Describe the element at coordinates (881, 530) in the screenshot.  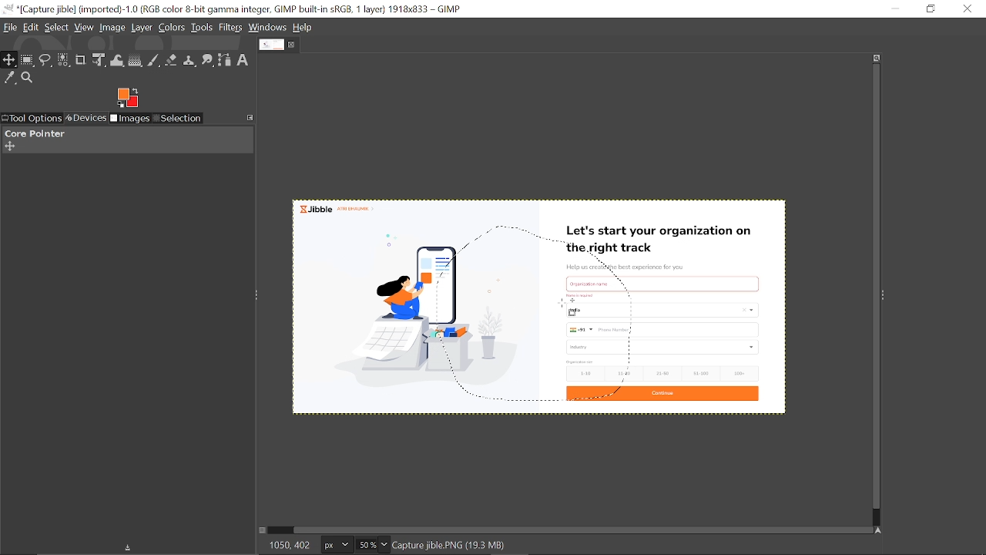
I see `Navigate this window` at that location.